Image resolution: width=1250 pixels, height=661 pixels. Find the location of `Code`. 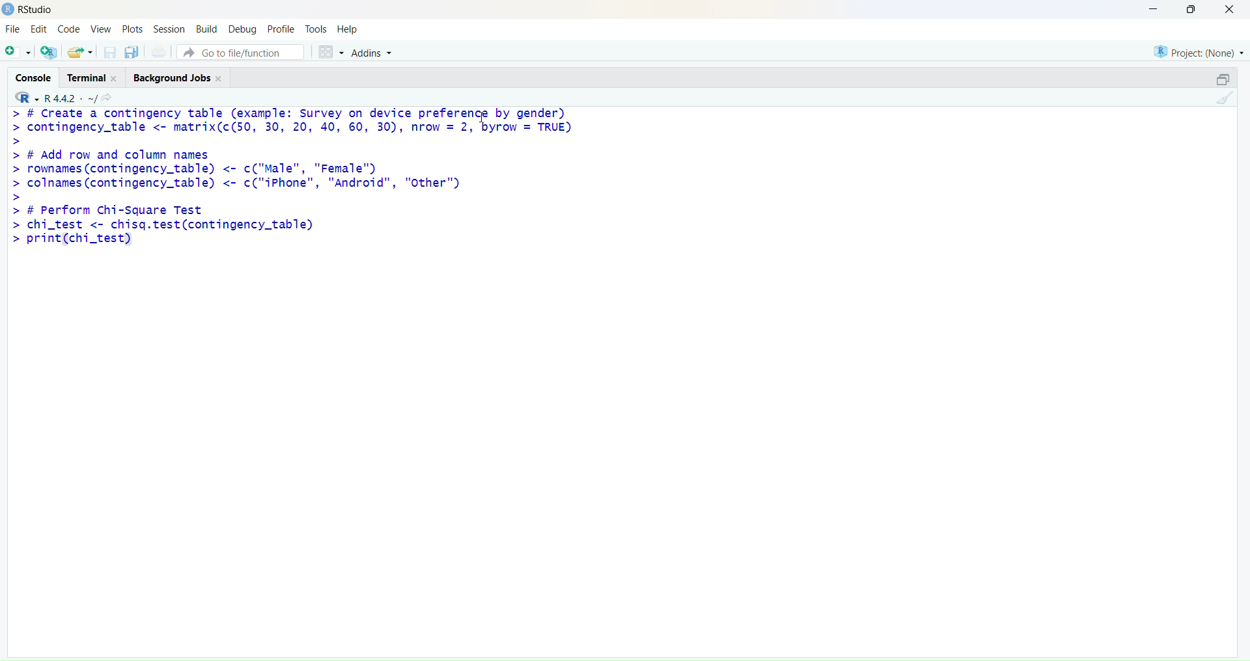

Code is located at coordinates (69, 29).